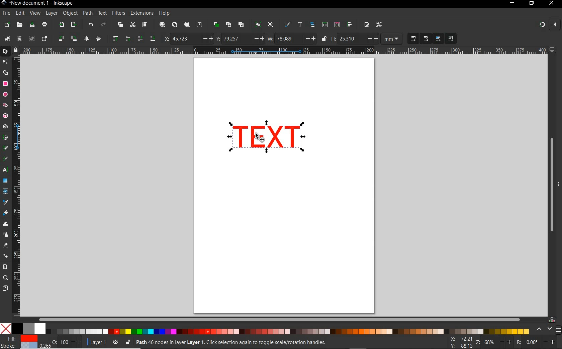 Image resolution: width=562 pixels, height=349 pixels. What do you see at coordinates (325, 25) in the screenshot?
I see `OPEN XML EDITOR` at bounding box center [325, 25].